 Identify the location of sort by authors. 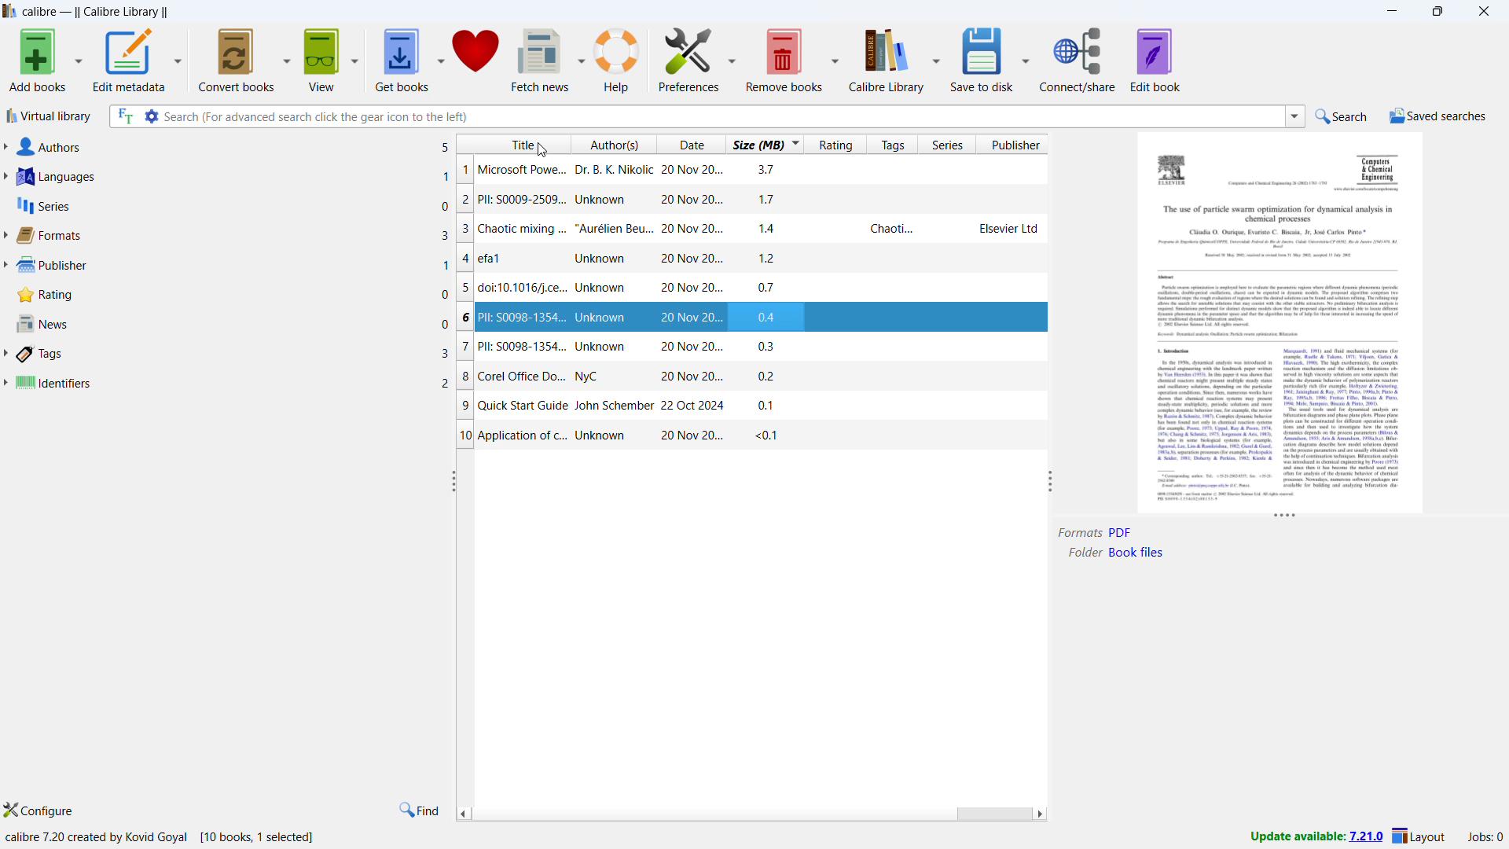
(615, 143).